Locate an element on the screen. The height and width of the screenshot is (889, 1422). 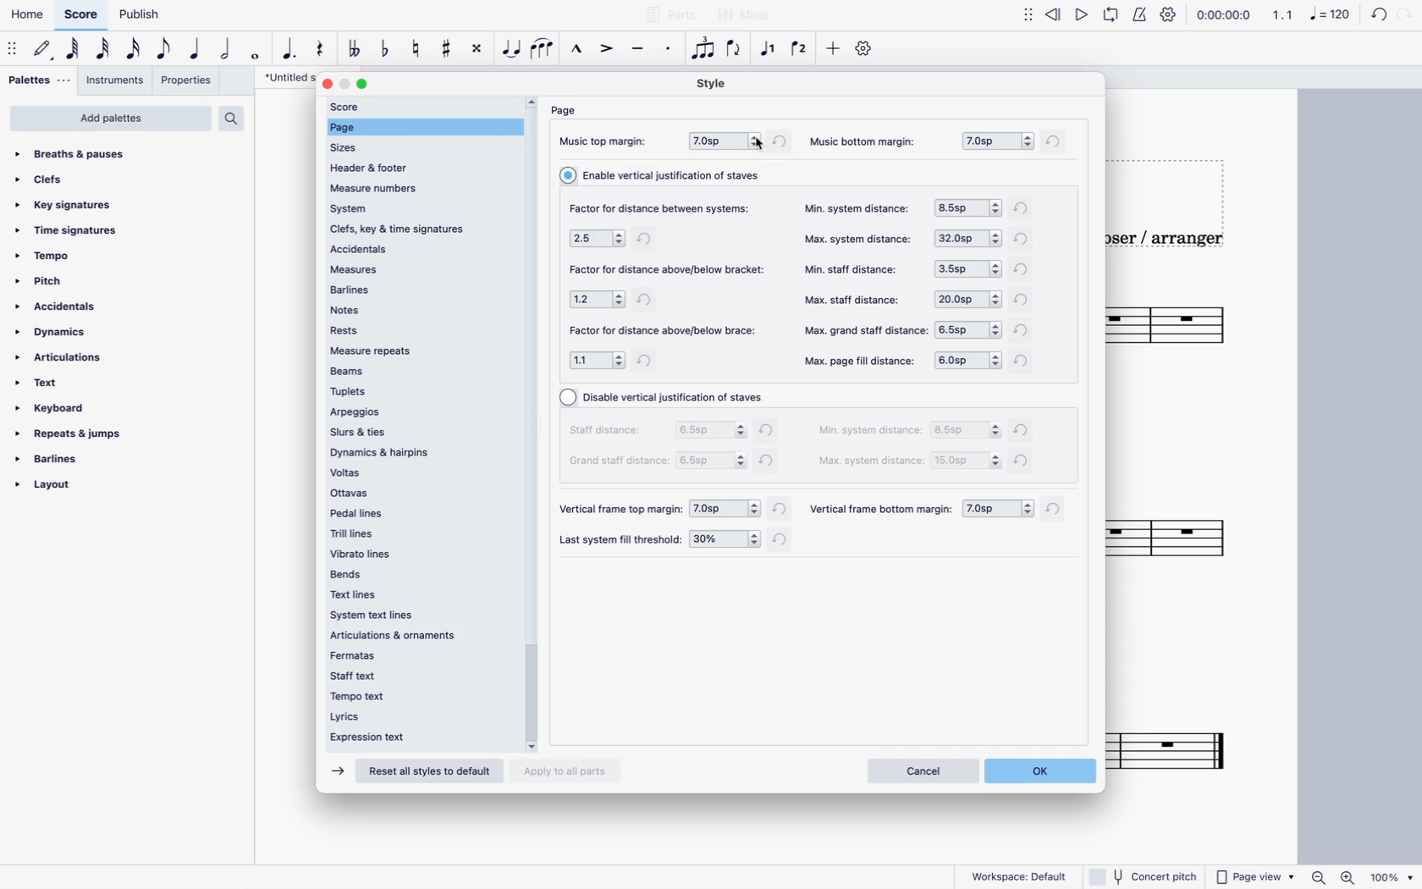
slurs & ties is located at coordinates (418, 432).